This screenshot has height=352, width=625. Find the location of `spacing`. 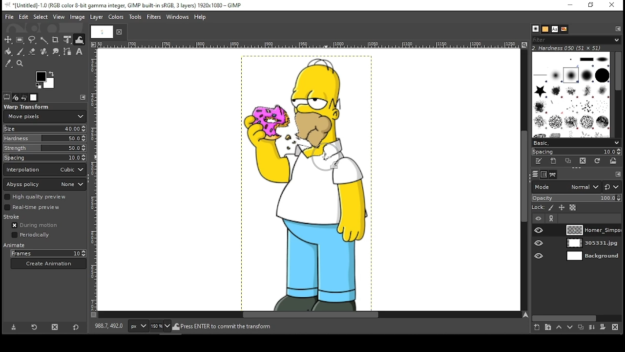

spacing is located at coordinates (45, 157).